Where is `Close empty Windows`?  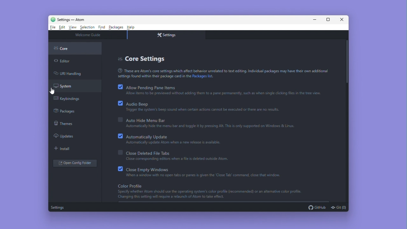 Close empty Windows is located at coordinates (144, 168).